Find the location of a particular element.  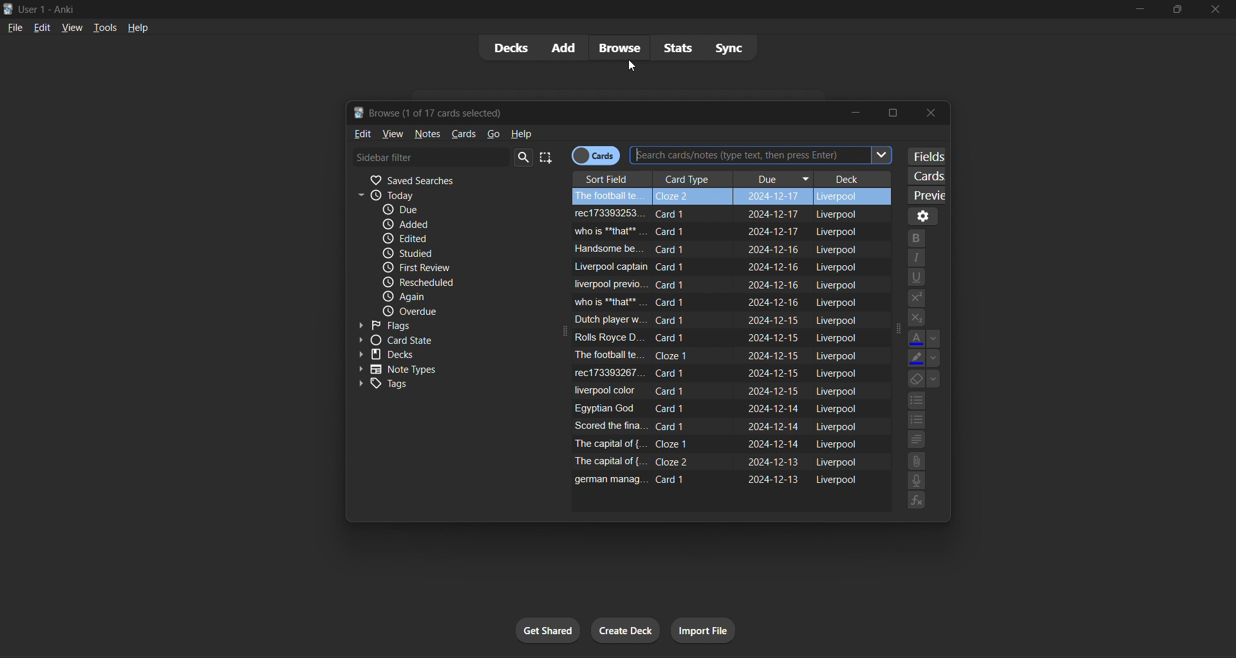

field is located at coordinates (610, 230).